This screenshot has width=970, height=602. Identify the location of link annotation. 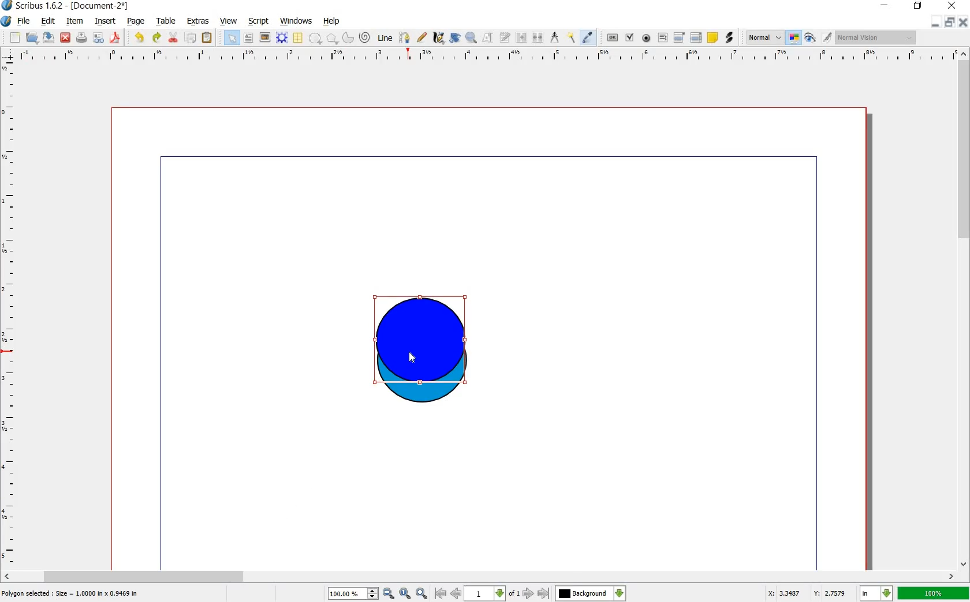
(729, 37).